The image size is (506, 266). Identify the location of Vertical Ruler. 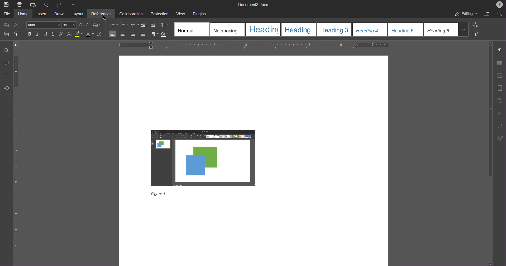
(17, 160).